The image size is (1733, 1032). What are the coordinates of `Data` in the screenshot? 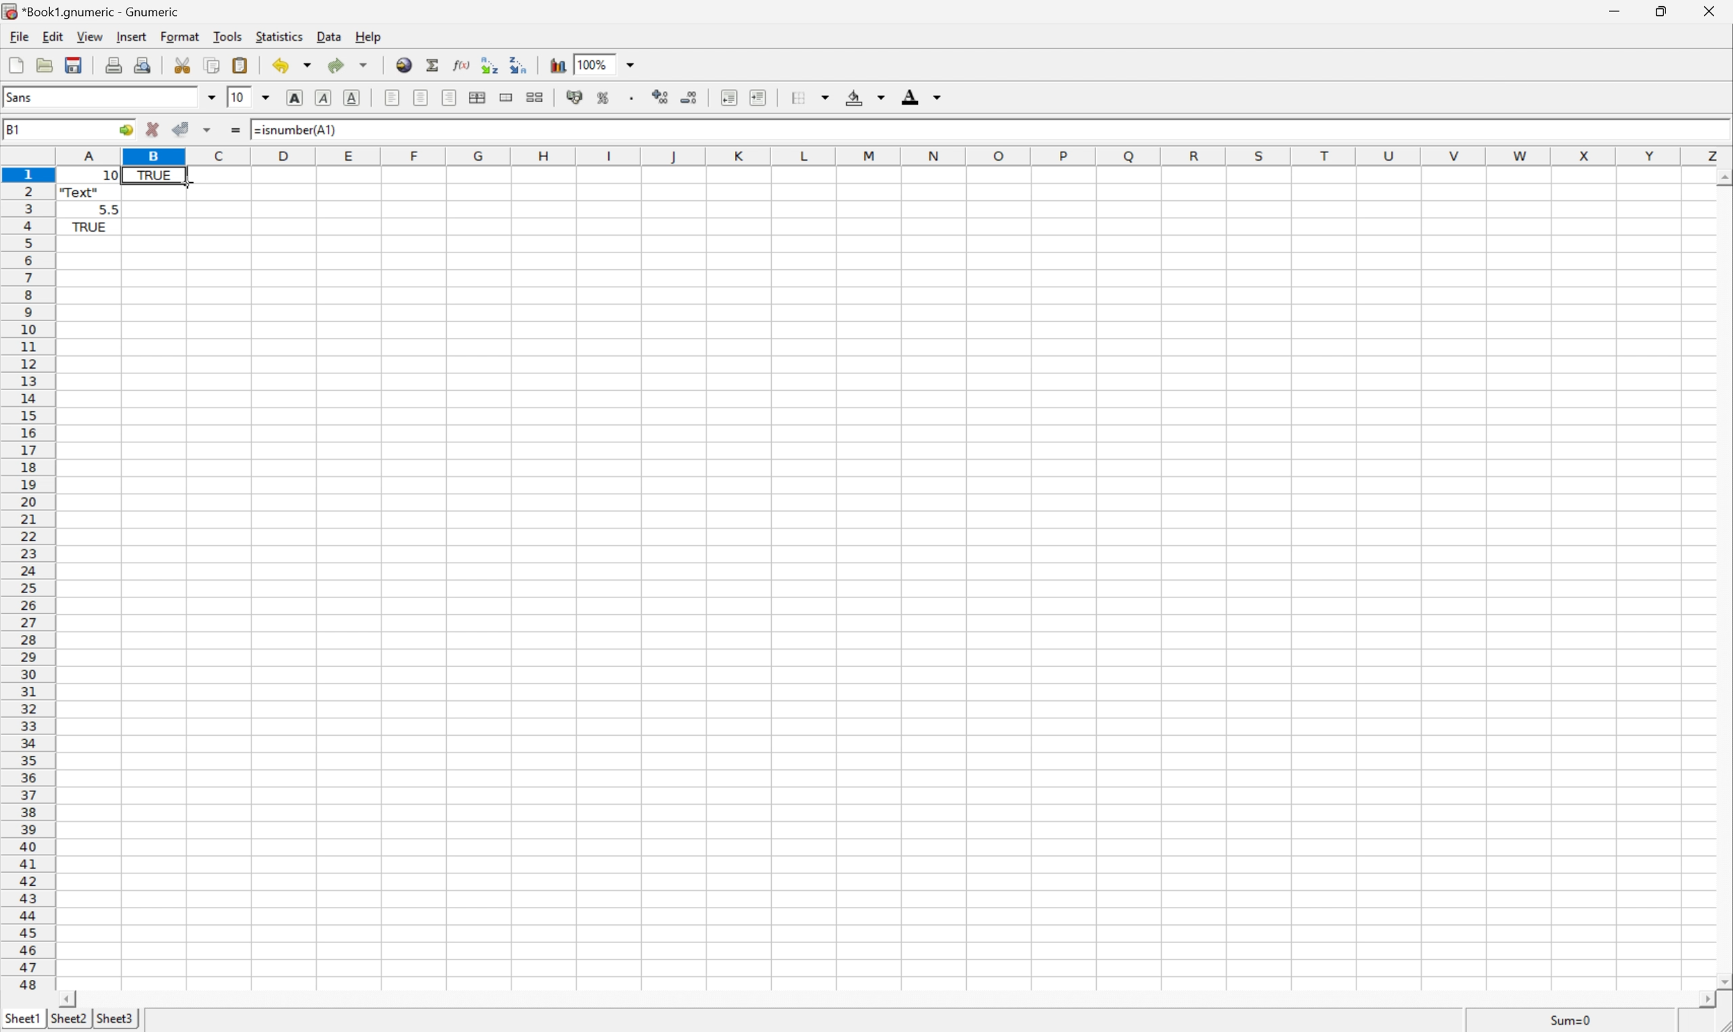 It's located at (326, 36).